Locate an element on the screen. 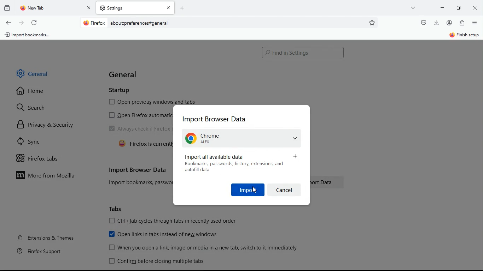  search is located at coordinates (33, 108).